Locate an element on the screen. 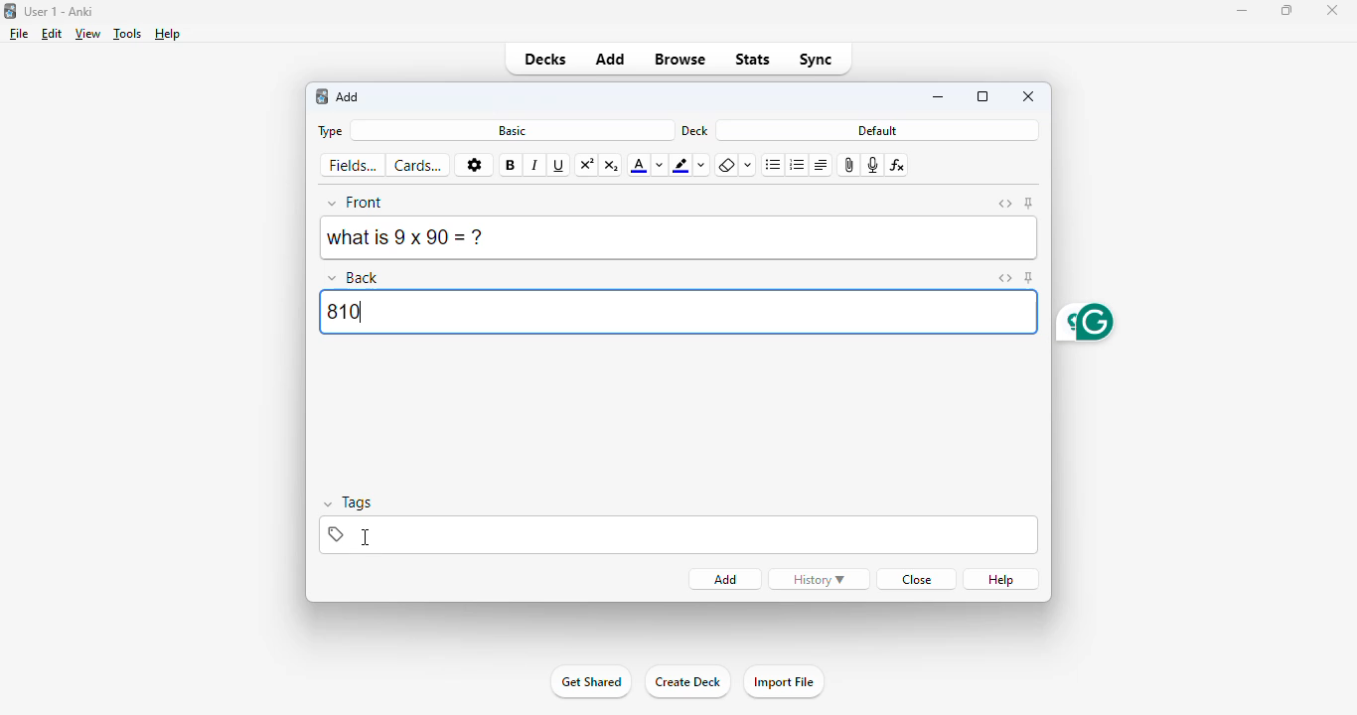 The height and width of the screenshot is (715, 1357). basic is located at coordinates (512, 130).